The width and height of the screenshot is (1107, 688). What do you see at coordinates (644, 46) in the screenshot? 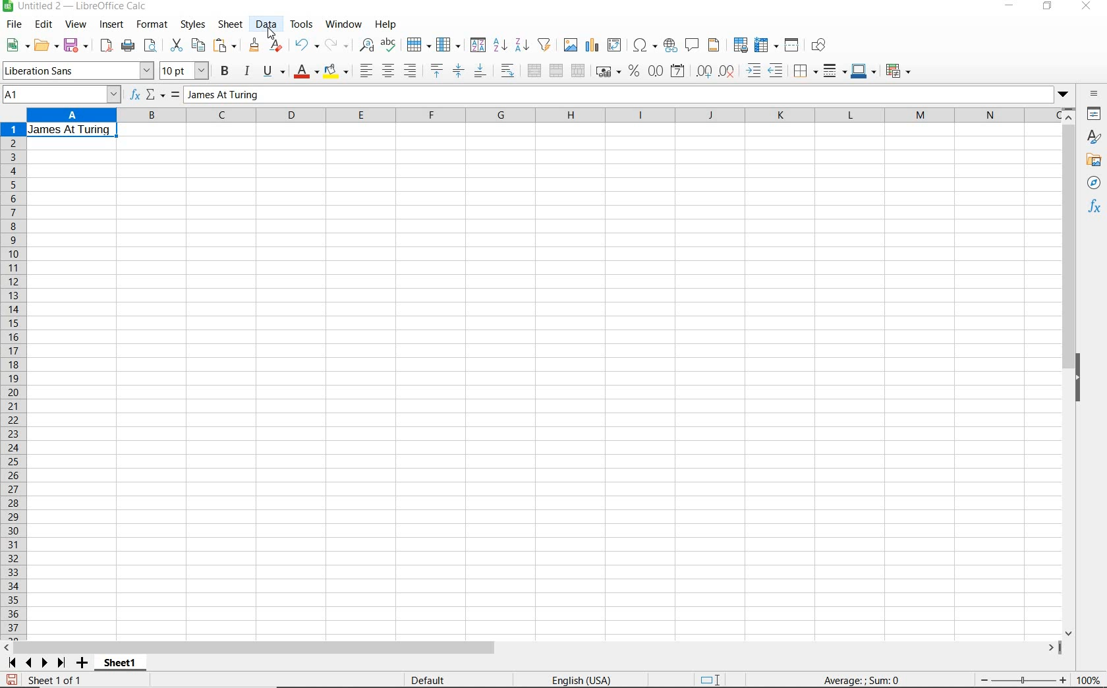
I see `insert special characters` at bounding box center [644, 46].